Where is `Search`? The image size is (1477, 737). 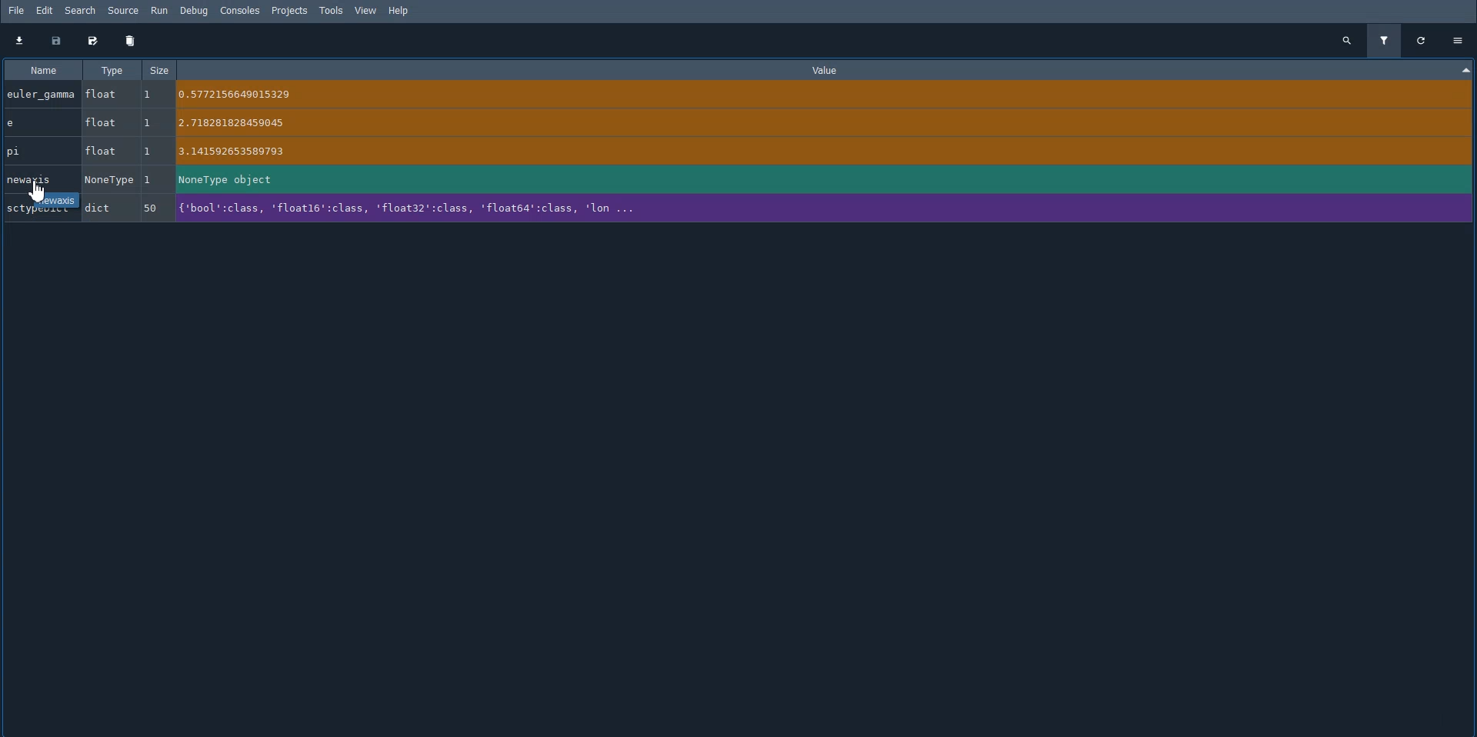 Search is located at coordinates (81, 10).